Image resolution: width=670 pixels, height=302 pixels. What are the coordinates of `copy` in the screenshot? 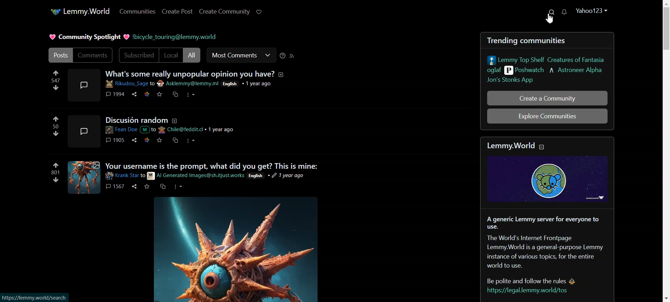 It's located at (175, 141).